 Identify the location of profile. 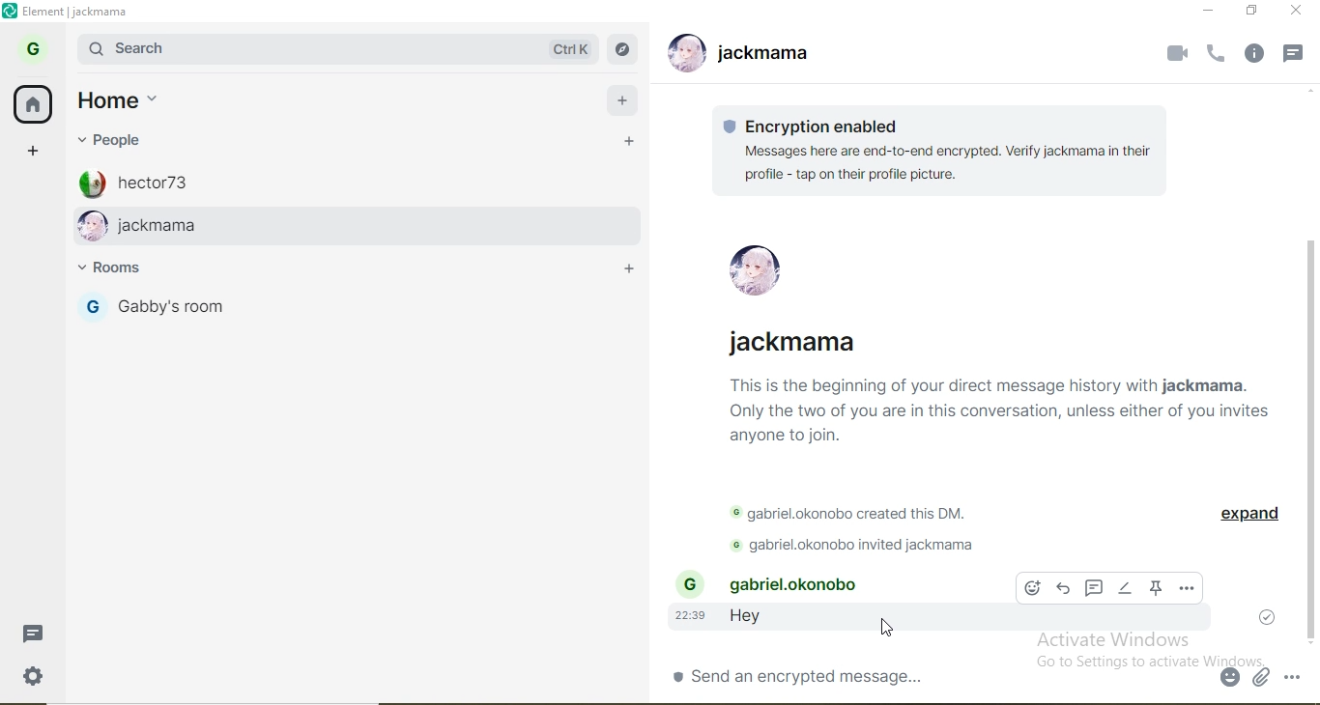
(92, 309).